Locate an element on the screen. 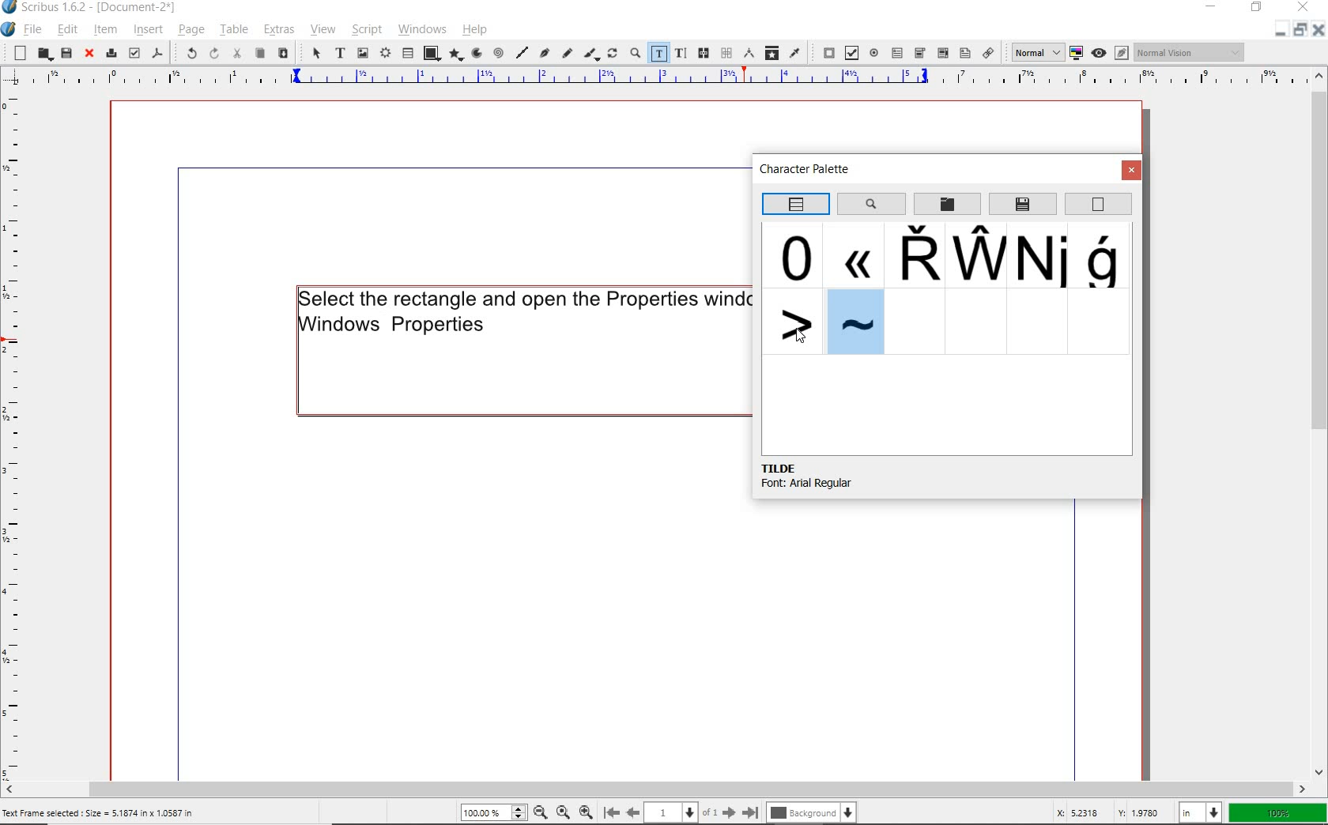 The height and width of the screenshot is (825, 1328). pdf combo box is located at coordinates (920, 52).